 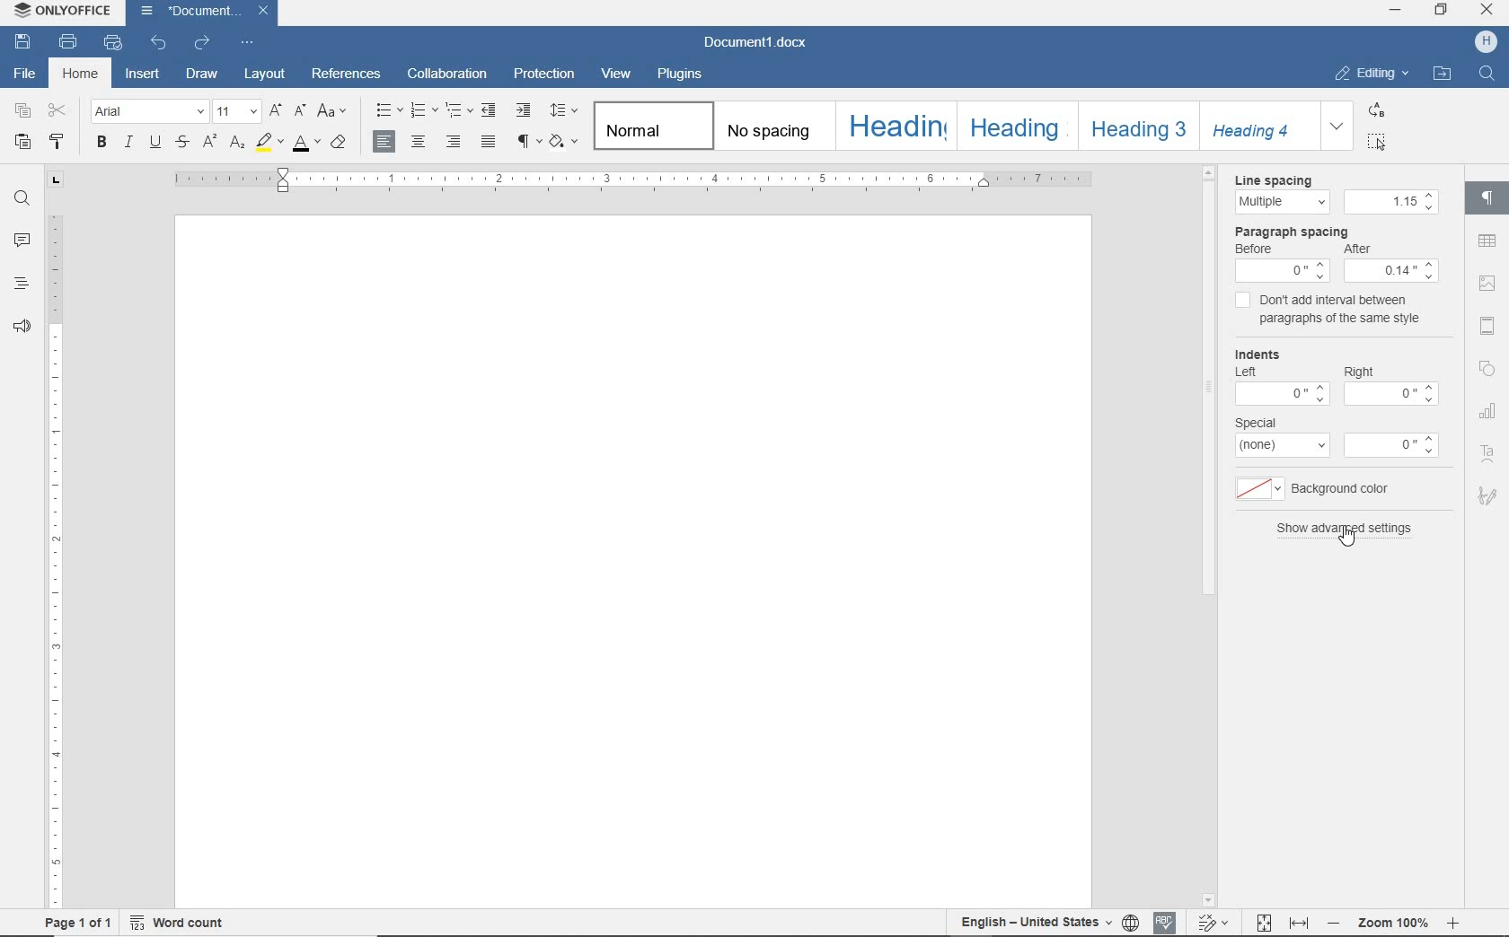 What do you see at coordinates (1443, 12) in the screenshot?
I see `RESTORE` at bounding box center [1443, 12].